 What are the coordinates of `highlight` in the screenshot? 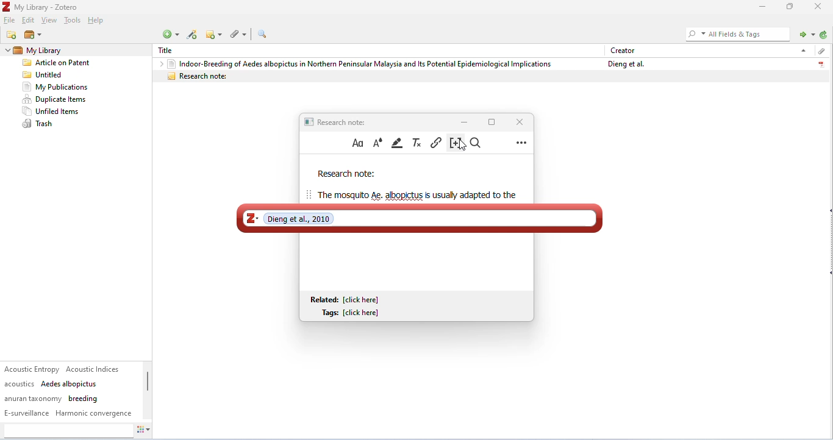 It's located at (398, 143).